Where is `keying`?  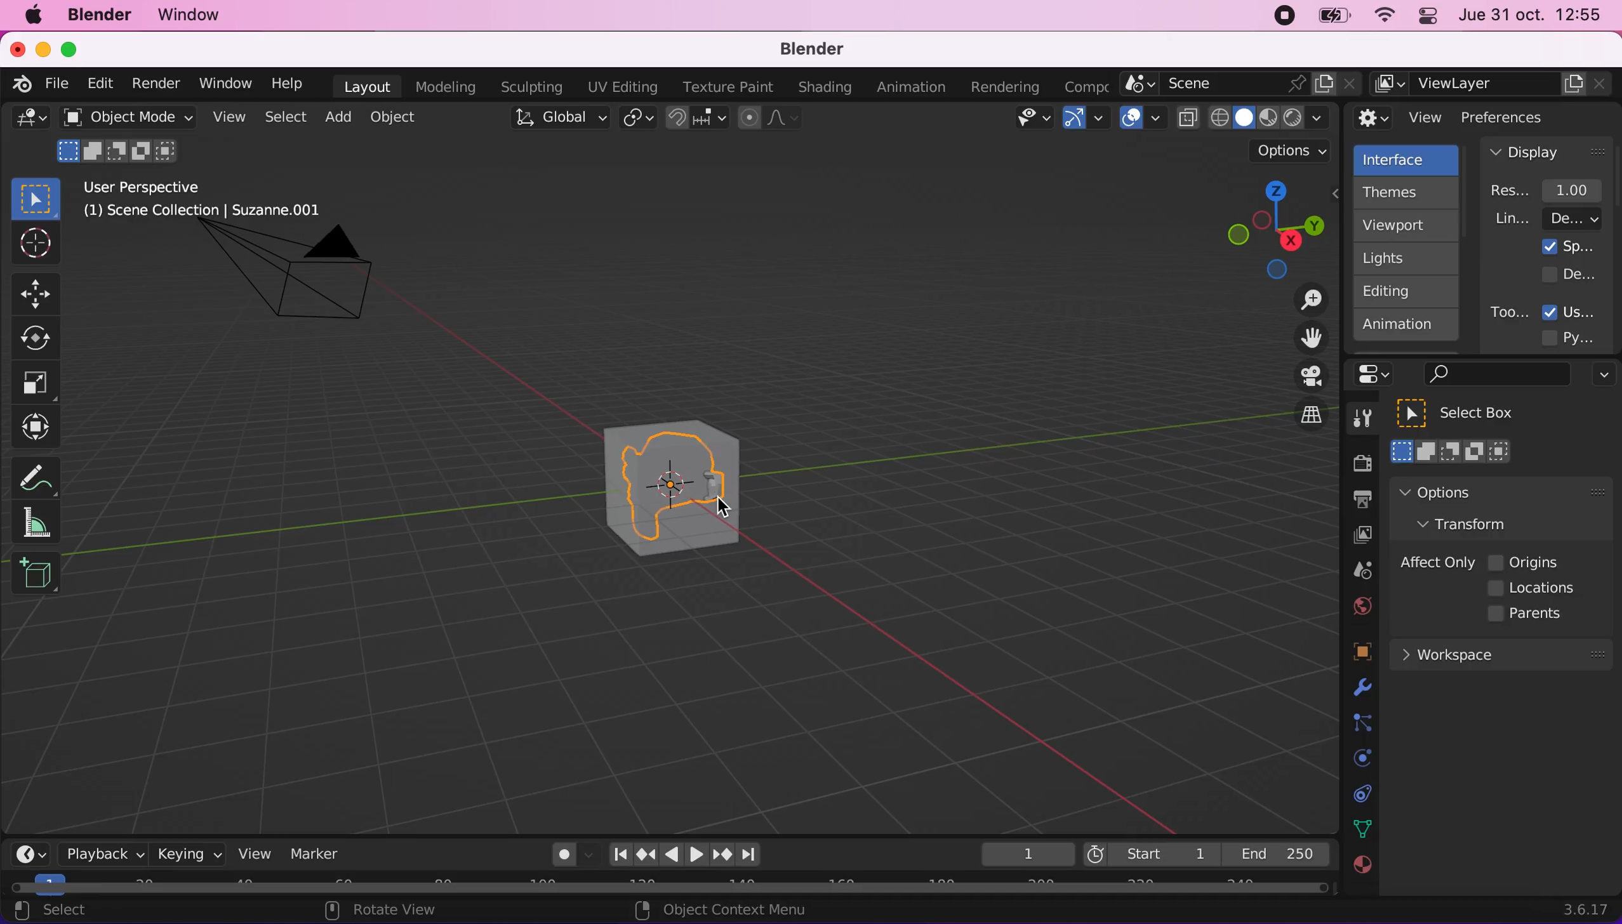 keying is located at coordinates (187, 854).